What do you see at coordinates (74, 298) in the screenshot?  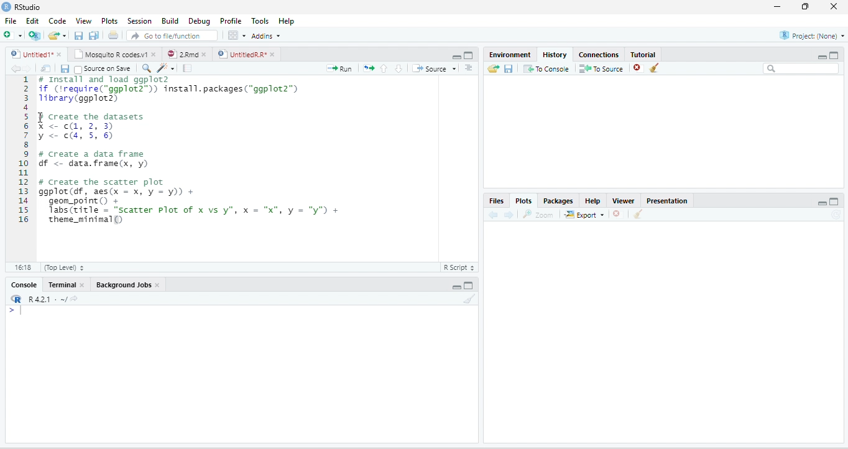 I see `View the current working directory` at bounding box center [74, 298].